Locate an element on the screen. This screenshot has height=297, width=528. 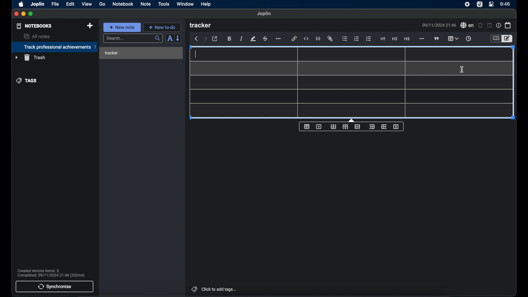
I beam cursor is located at coordinates (462, 70).